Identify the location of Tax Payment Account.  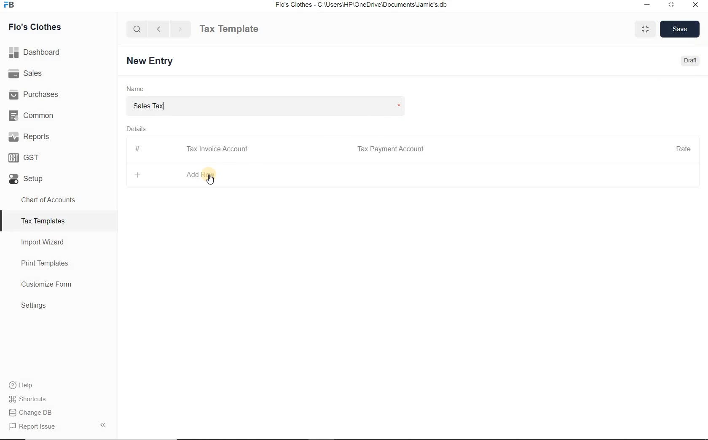
(390, 149).